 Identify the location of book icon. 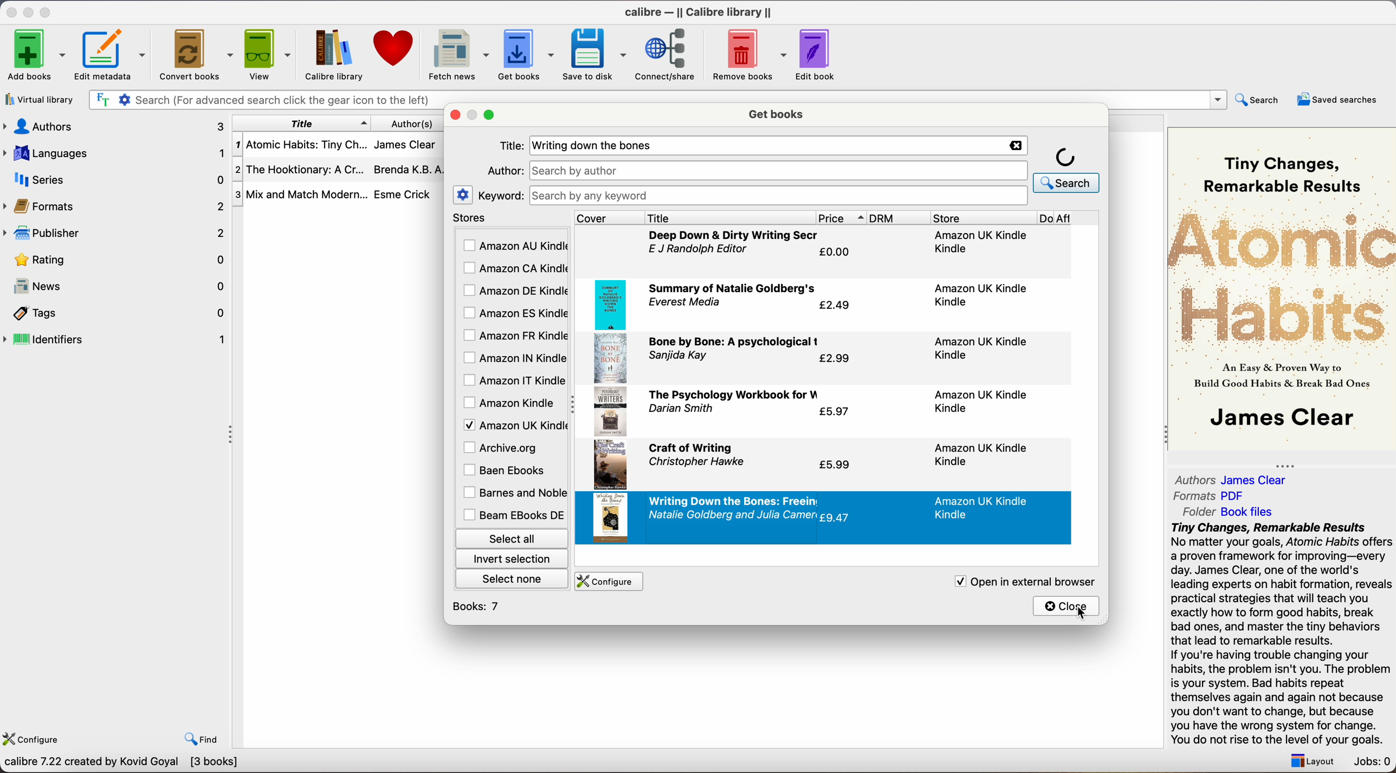
(610, 413).